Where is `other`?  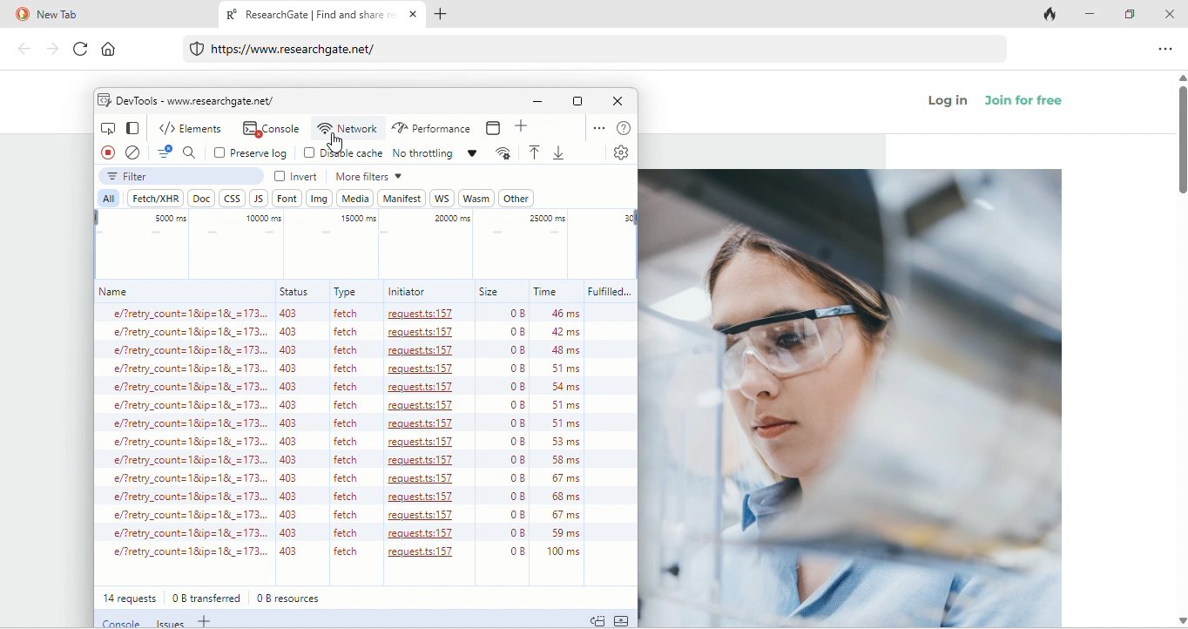
other is located at coordinates (516, 199).